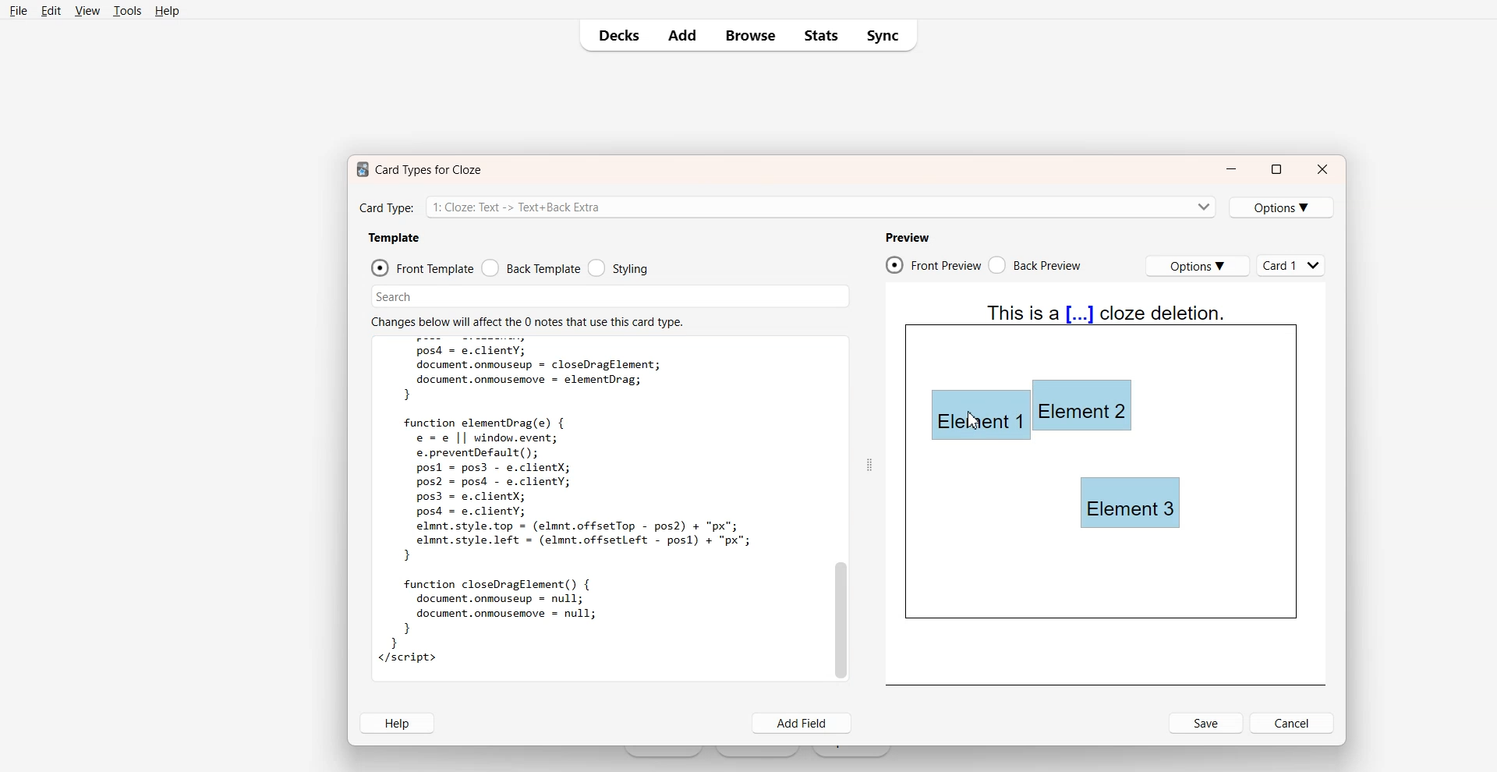 The height and width of the screenshot is (772, 1497). I want to click on Search, so click(611, 296).